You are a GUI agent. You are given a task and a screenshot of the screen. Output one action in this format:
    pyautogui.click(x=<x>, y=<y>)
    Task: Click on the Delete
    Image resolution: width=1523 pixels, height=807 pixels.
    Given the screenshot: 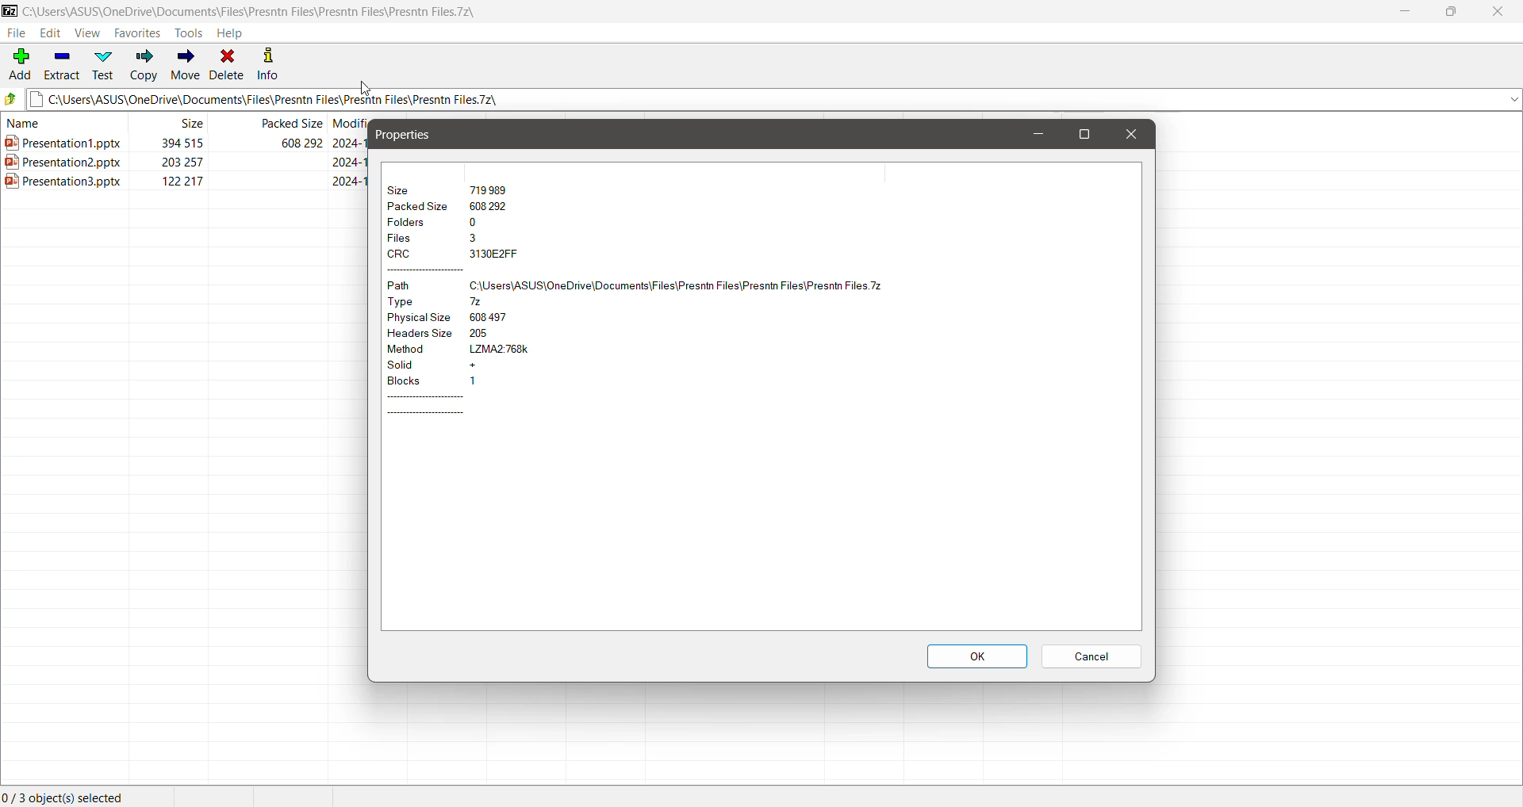 What is the action you would take?
    pyautogui.click(x=227, y=66)
    